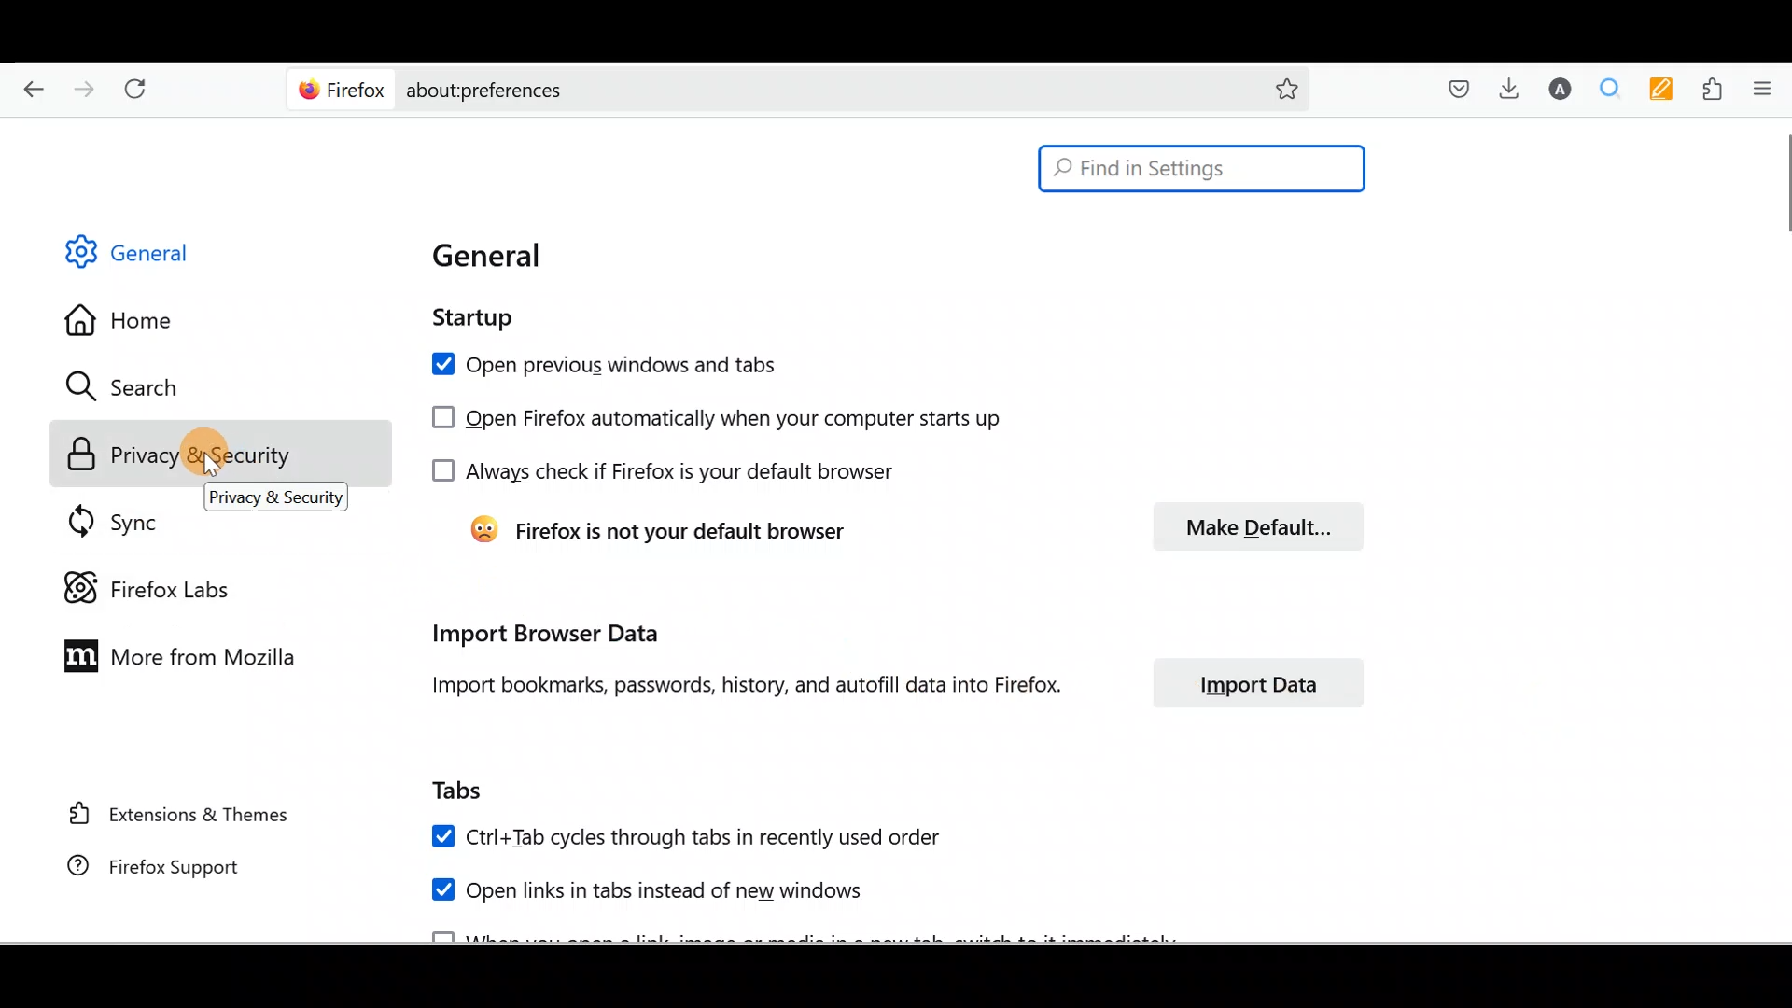 The image size is (1792, 1008). Describe the element at coordinates (674, 531) in the screenshot. I see `Firefox is not your default browser` at that location.